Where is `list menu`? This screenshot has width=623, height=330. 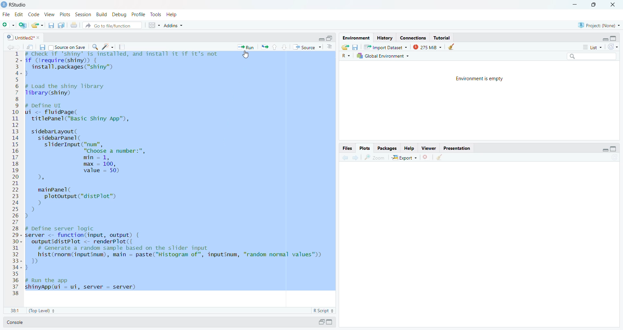
list menu is located at coordinates (593, 47).